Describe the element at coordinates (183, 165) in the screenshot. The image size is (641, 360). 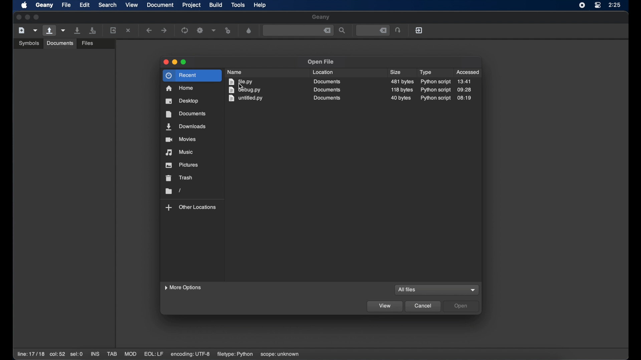
I see `pictures` at that location.